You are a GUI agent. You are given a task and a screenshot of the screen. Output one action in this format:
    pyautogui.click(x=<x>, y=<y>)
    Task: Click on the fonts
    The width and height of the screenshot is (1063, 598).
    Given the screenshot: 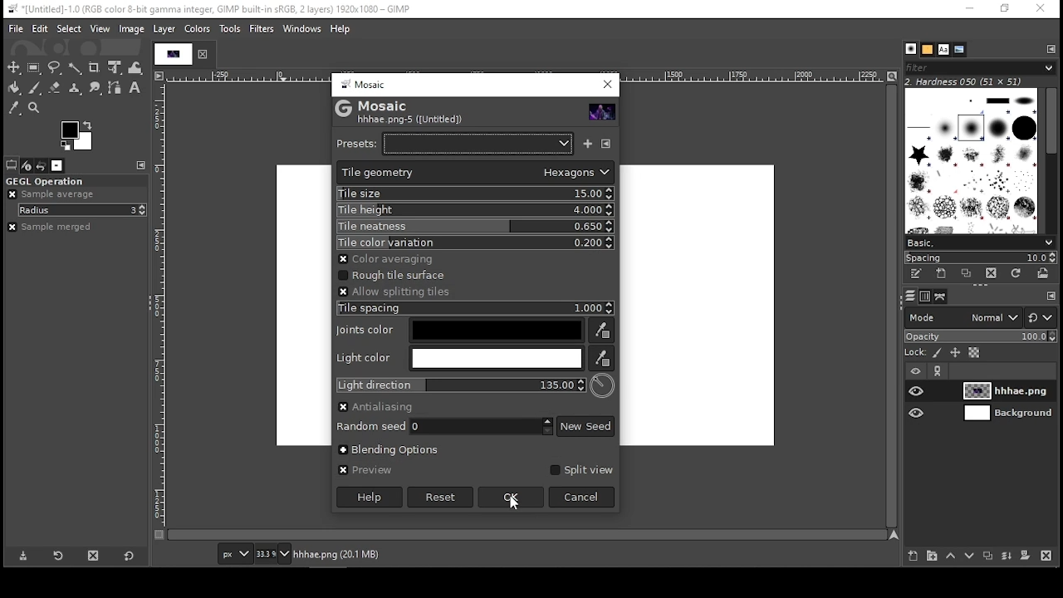 What is the action you would take?
    pyautogui.click(x=943, y=49)
    